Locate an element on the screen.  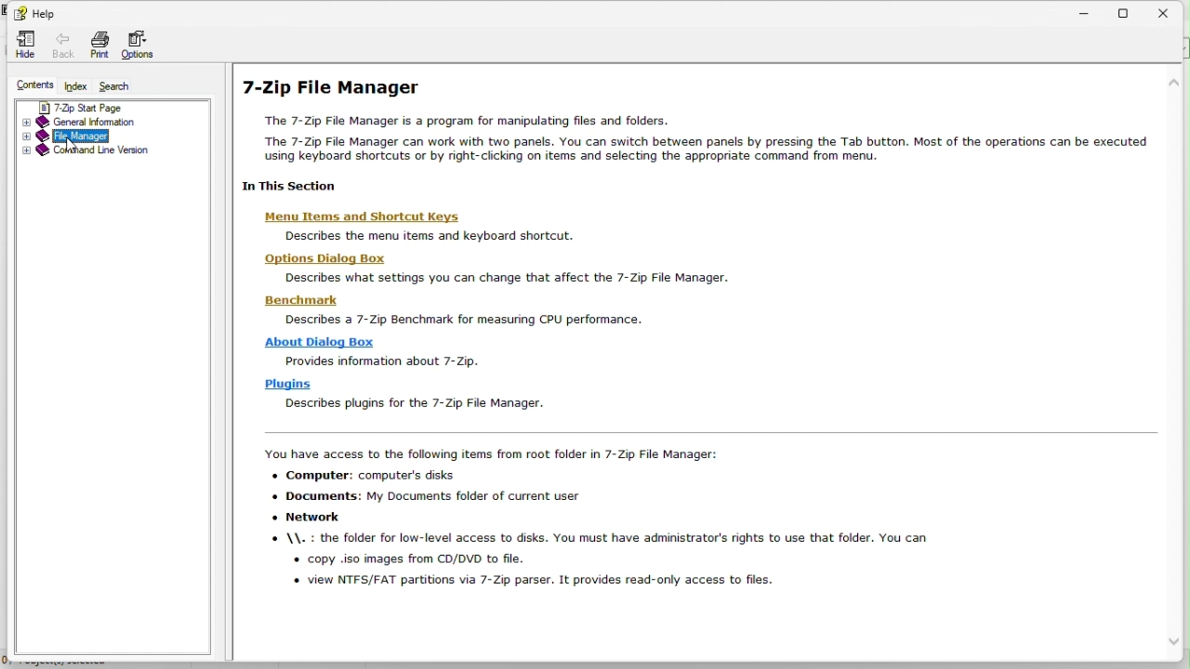
cursor is located at coordinates (72, 146).